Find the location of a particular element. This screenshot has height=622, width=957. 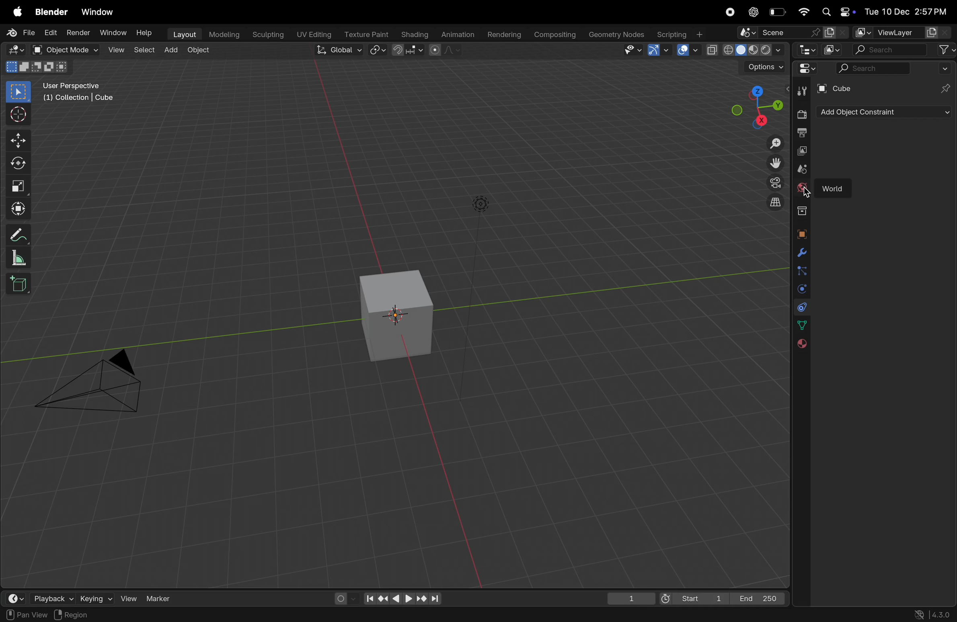

playback controls is located at coordinates (400, 596).